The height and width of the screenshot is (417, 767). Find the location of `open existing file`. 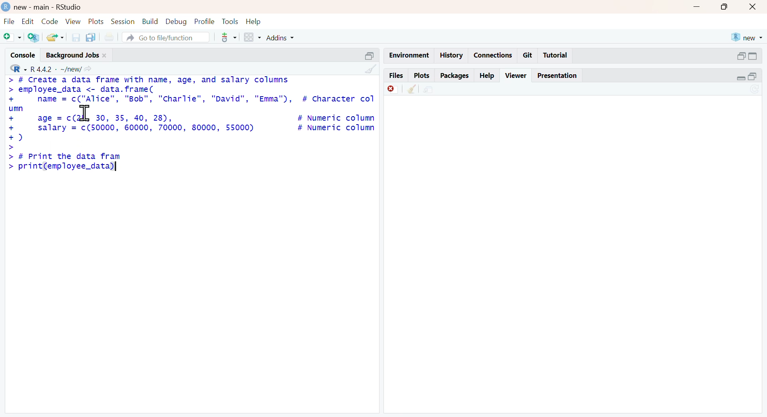

open existing file is located at coordinates (54, 37).